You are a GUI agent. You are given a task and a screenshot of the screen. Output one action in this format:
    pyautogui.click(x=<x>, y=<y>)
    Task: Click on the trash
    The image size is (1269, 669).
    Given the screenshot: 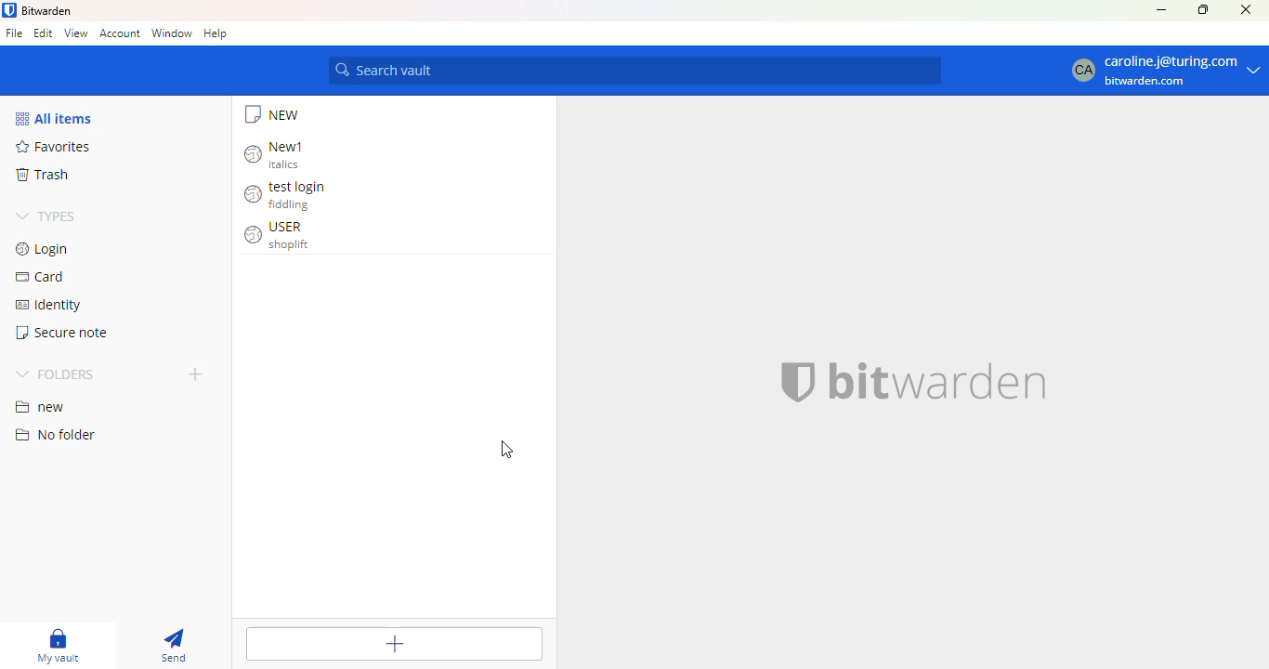 What is the action you would take?
    pyautogui.click(x=41, y=175)
    